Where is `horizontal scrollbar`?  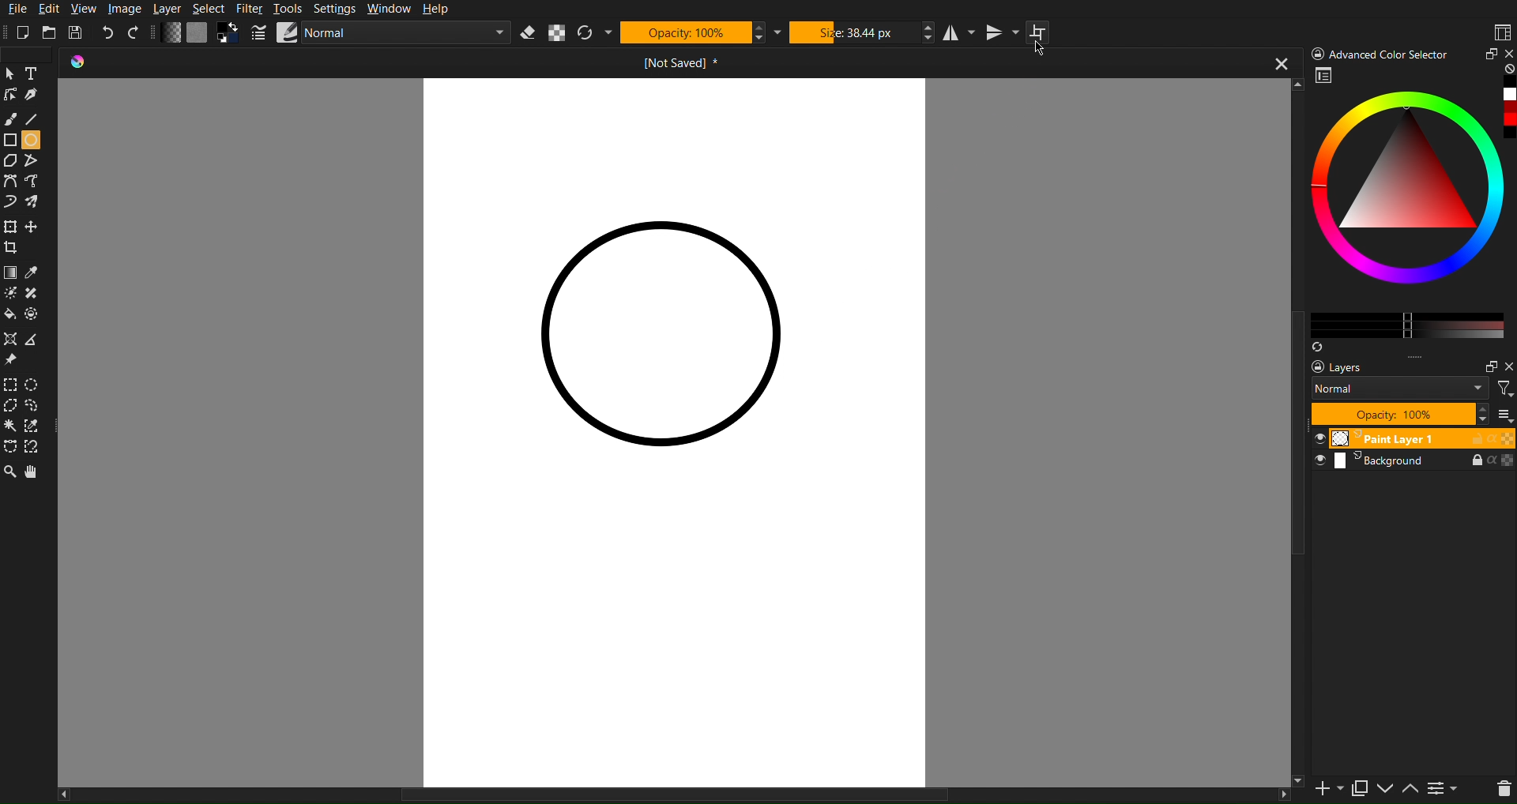 horizontal scrollbar is located at coordinates (676, 792).